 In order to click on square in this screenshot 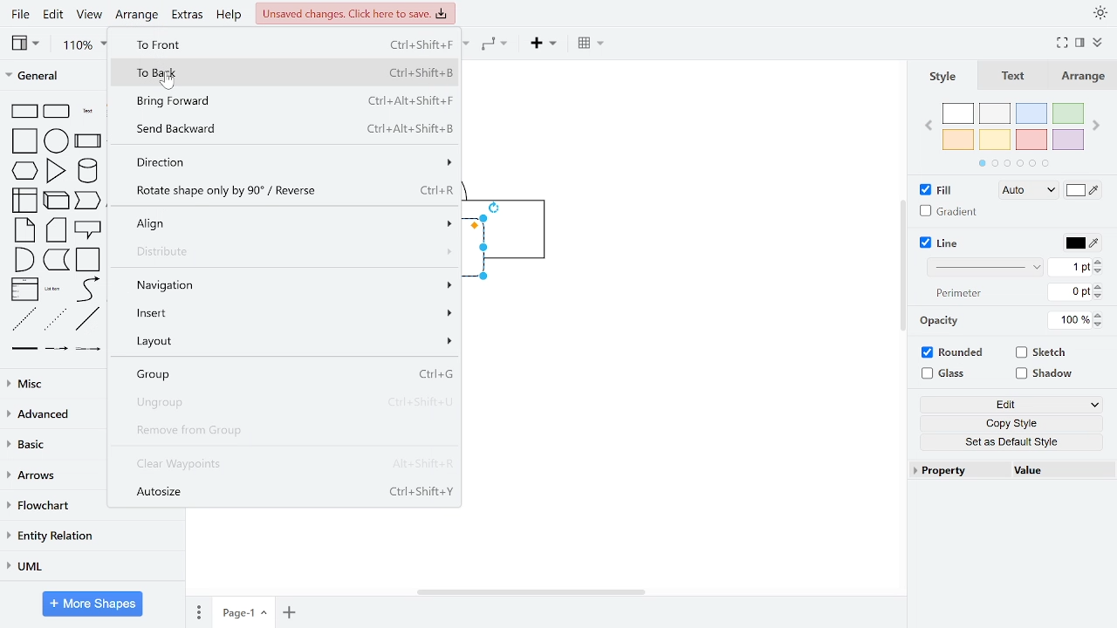, I will do `click(26, 141)`.